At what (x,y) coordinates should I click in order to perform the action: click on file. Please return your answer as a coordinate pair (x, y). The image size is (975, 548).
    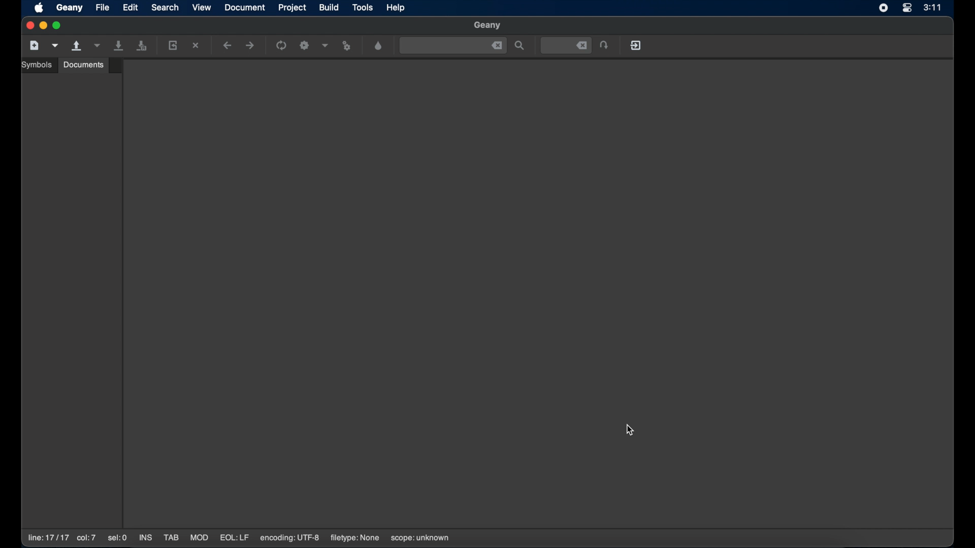
    Looking at the image, I should click on (103, 7).